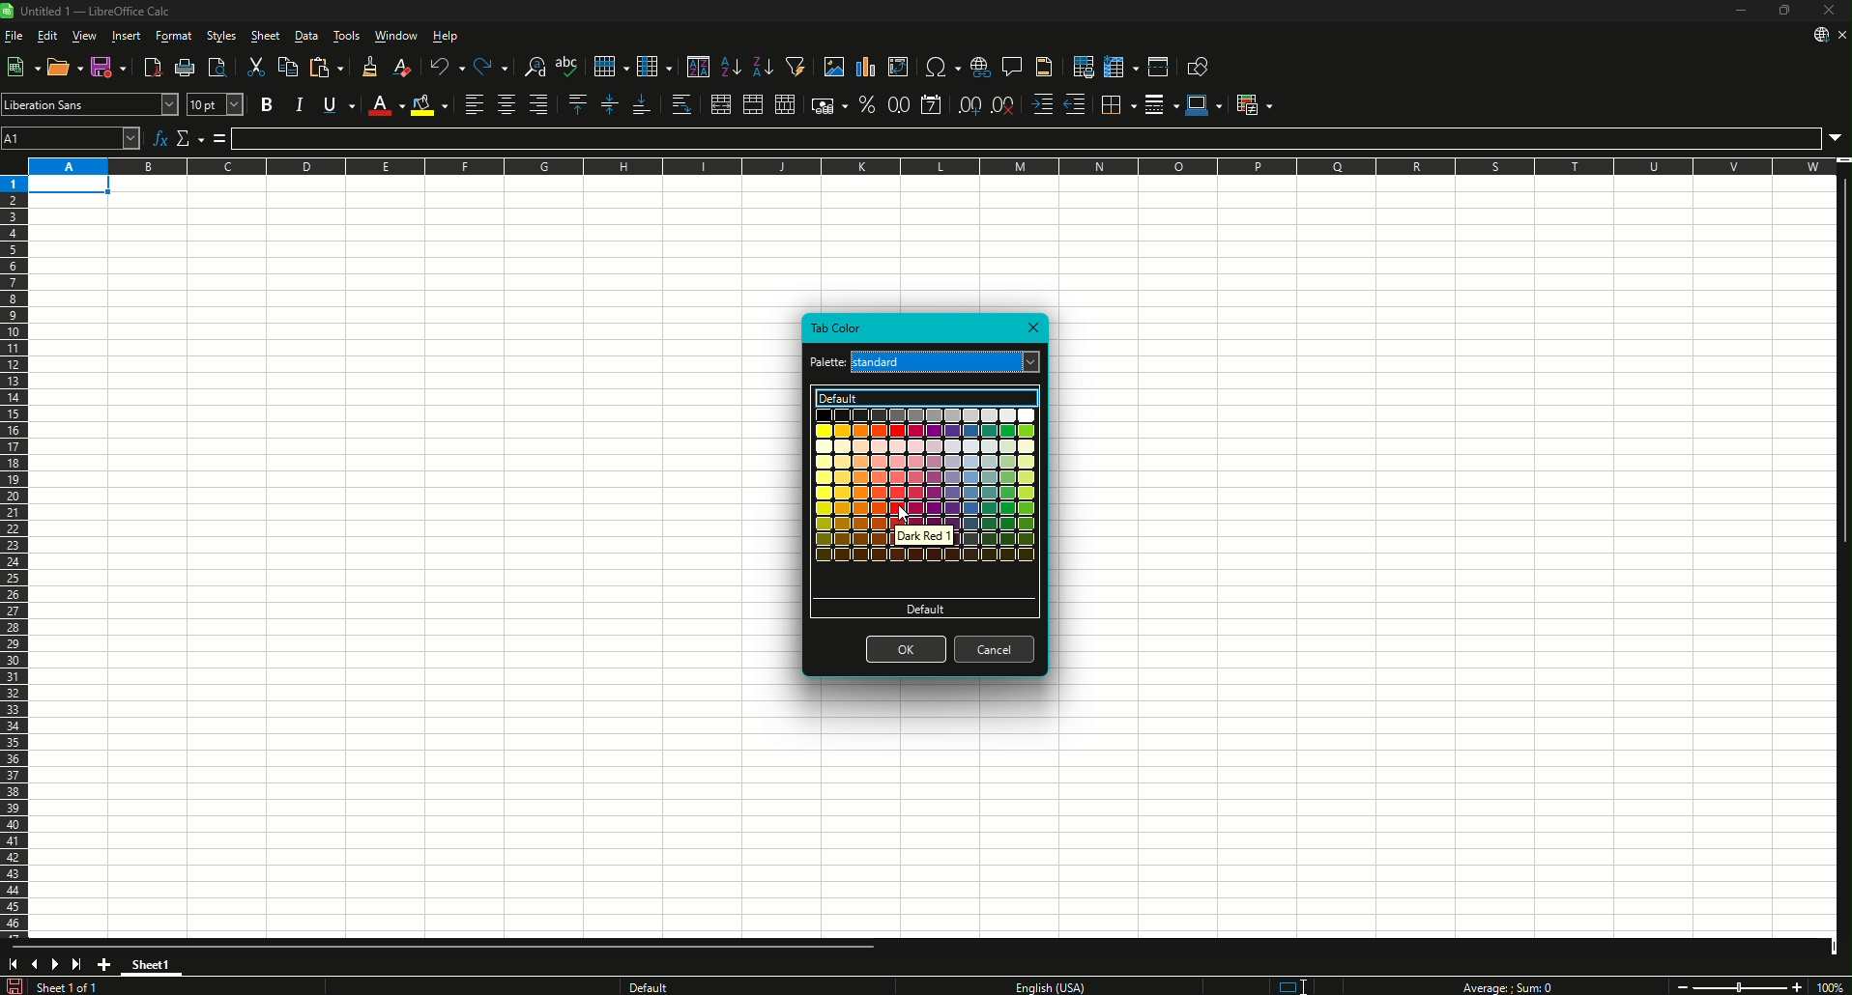 The height and width of the screenshot is (995, 1852). I want to click on Export Directly as PDF, so click(153, 67).